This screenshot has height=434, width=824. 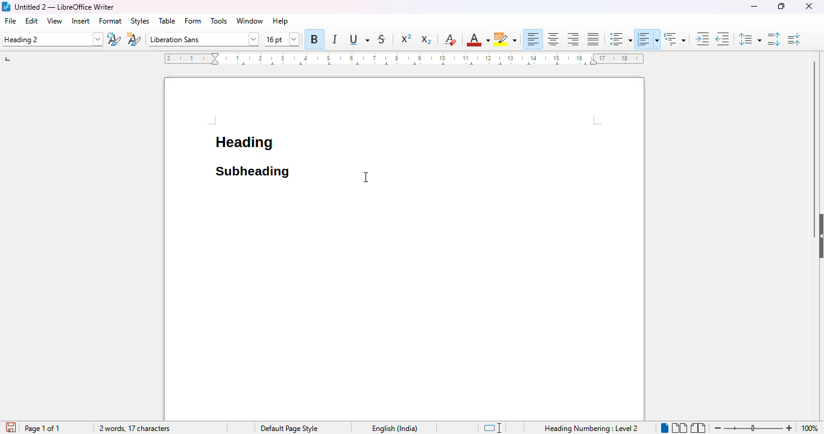 What do you see at coordinates (10, 20) in the screenshot?
I see `file` at bounding box center [10, 20].